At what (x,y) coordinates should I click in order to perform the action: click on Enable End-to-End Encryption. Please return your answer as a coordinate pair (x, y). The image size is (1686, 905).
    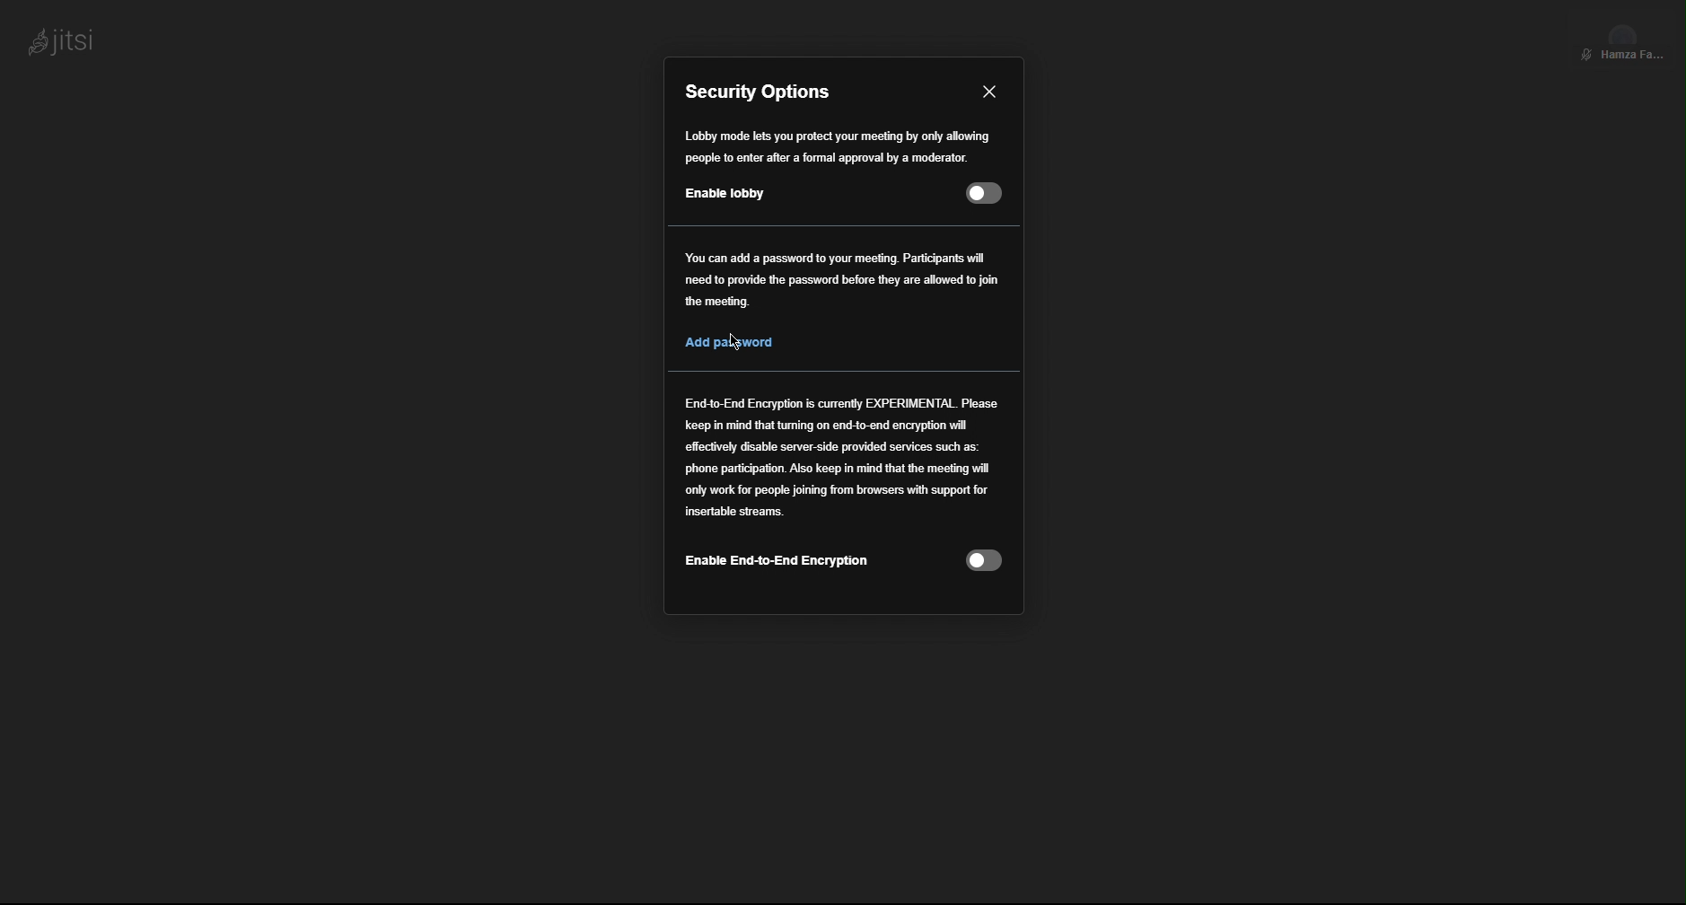
    Looking at the image, I should click on (846, 563).